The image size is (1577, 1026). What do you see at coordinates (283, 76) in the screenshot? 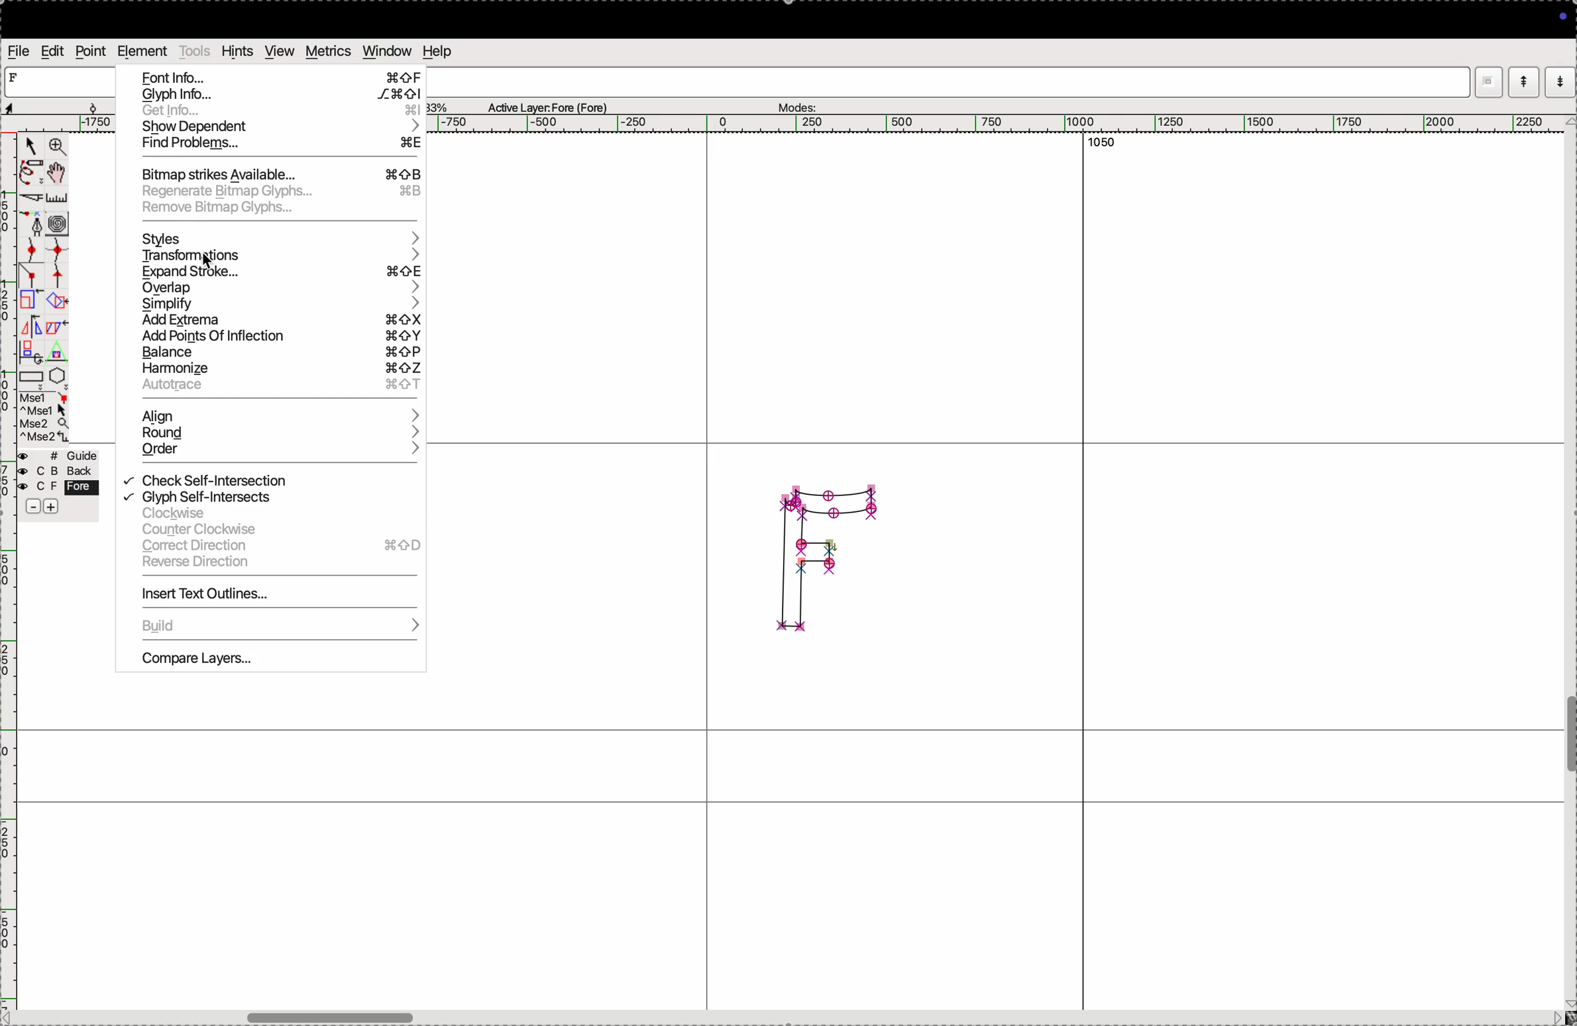
I see `font info` at bounding box center [283, 76].